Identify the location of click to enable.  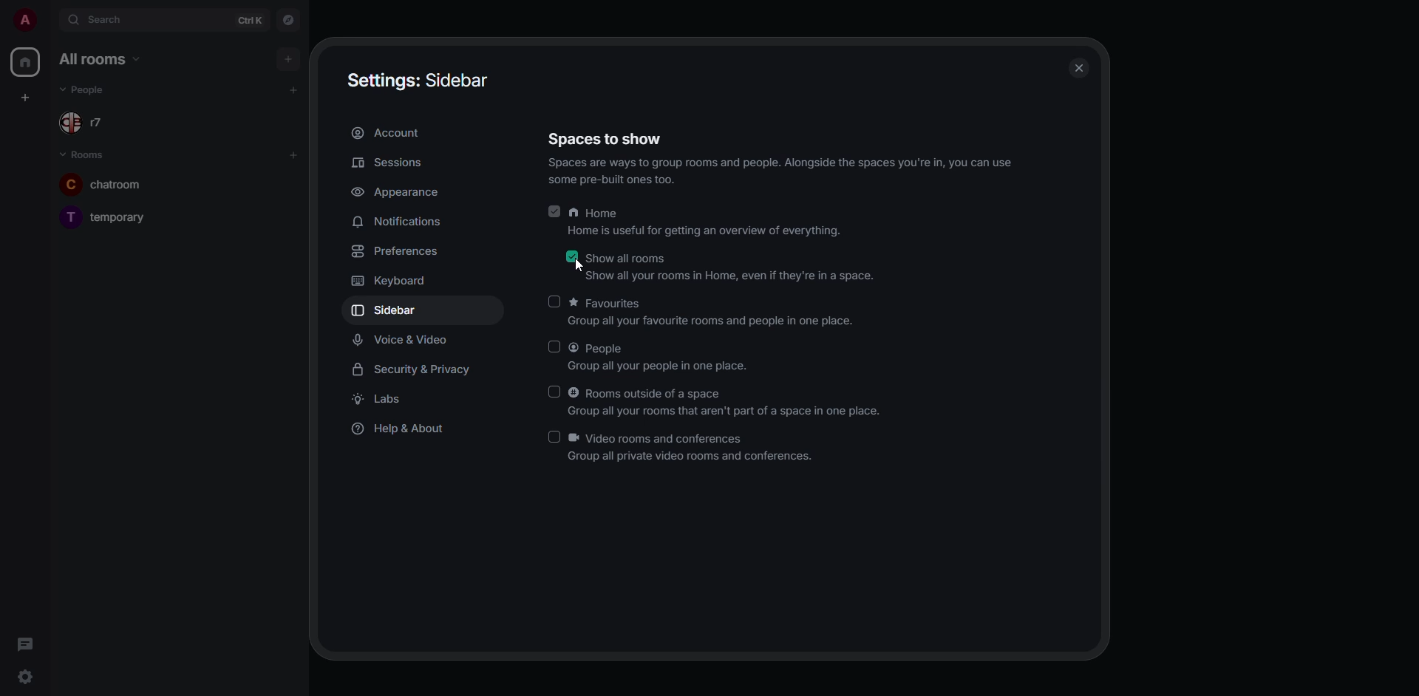
(551, 393).